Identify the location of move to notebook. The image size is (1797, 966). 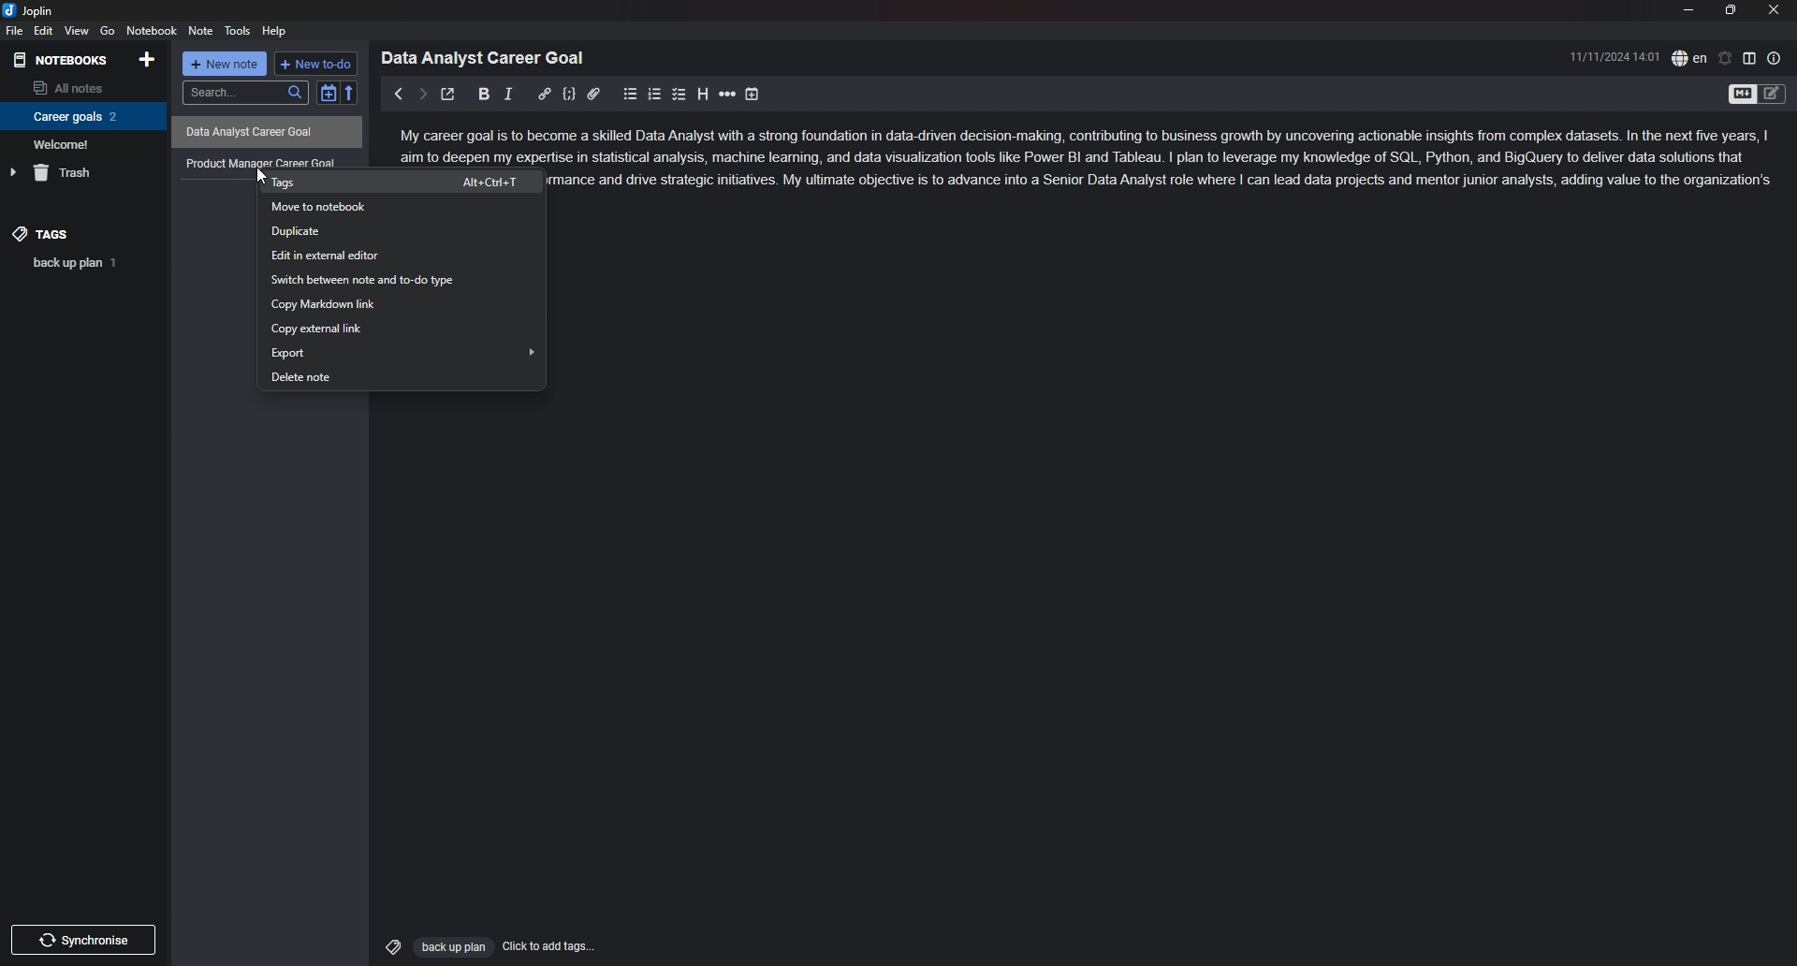
(398, 207).